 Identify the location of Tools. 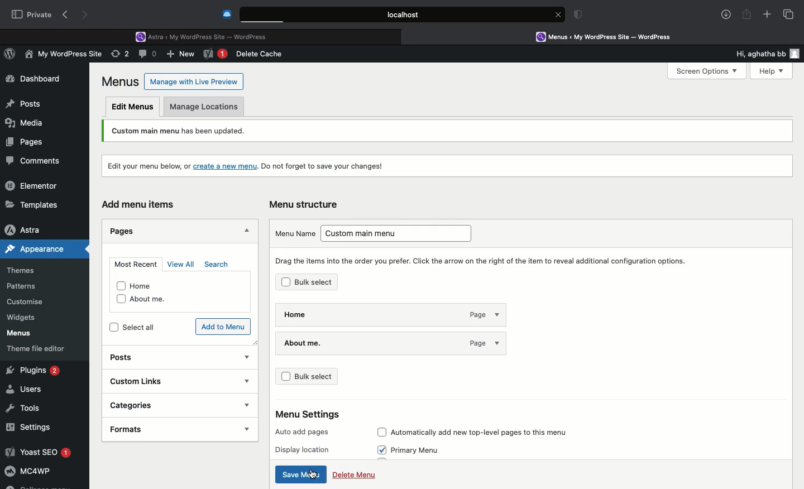
(24, 406).